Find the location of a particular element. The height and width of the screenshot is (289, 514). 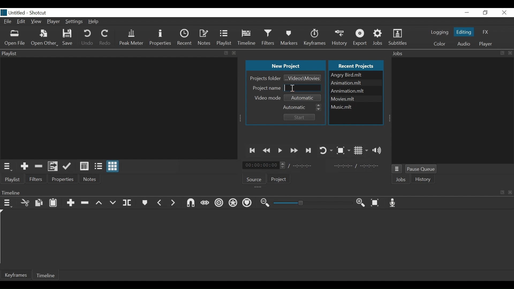

Zoom Timeline in is located at coordinates (360, 203).